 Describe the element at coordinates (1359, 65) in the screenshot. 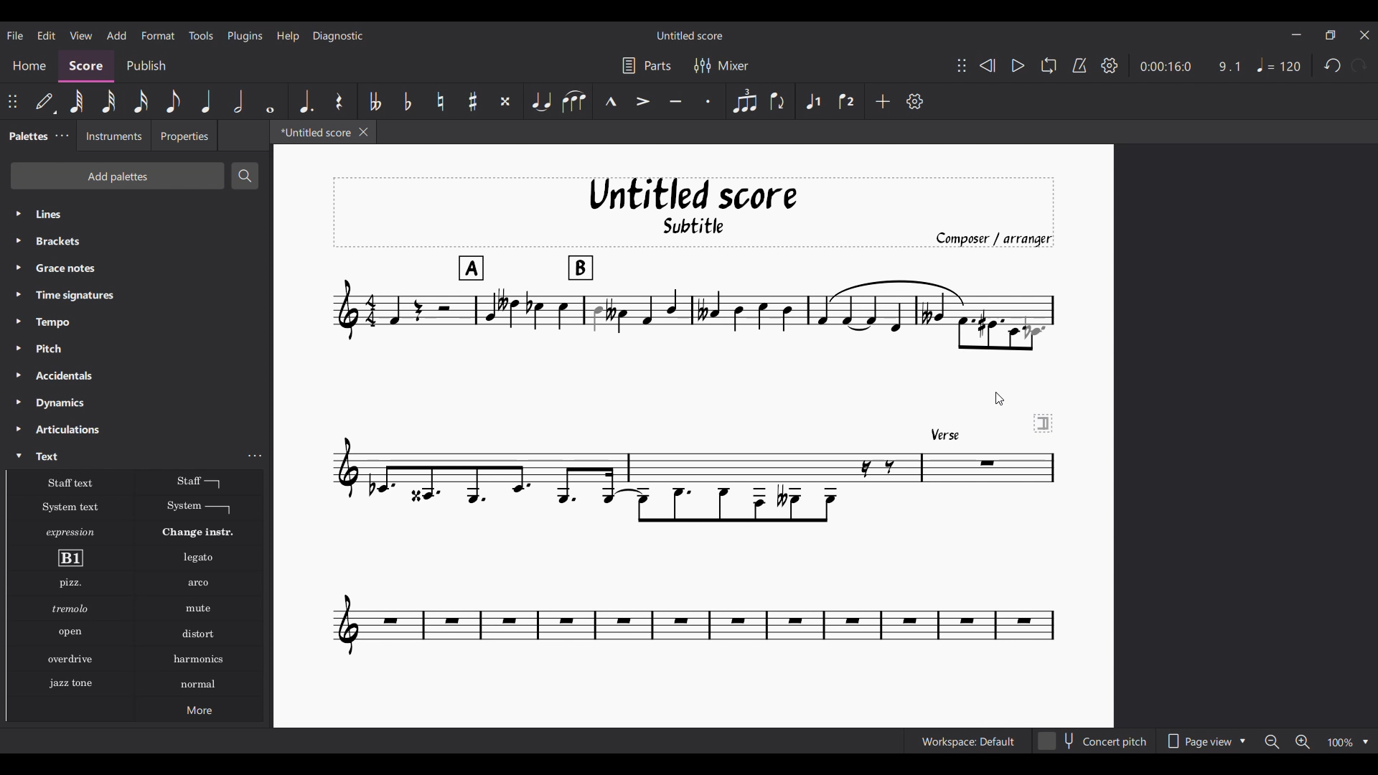

I see `Redo` at that location.